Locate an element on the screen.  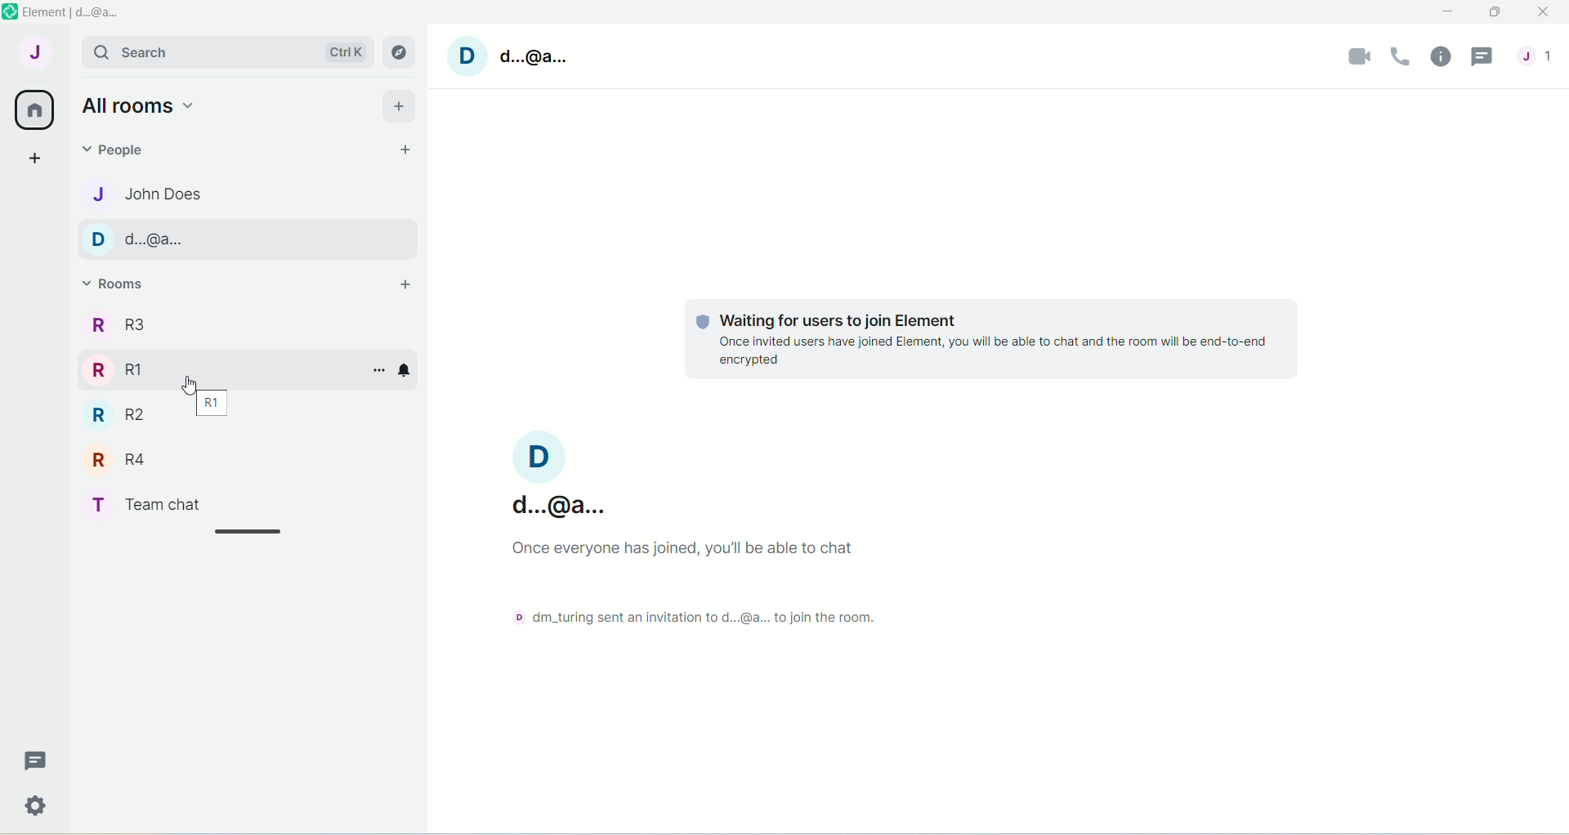
room info is located at coordinates (1441, 57).